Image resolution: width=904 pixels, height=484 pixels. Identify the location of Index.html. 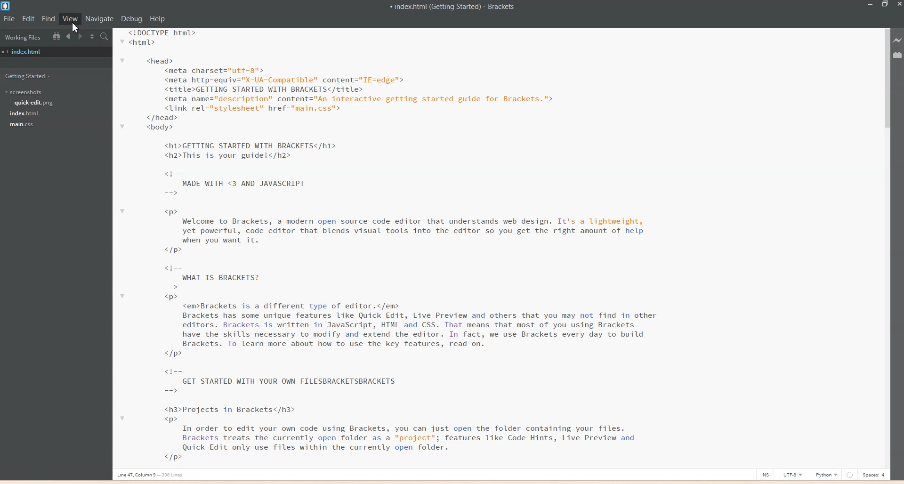
(25, 113).